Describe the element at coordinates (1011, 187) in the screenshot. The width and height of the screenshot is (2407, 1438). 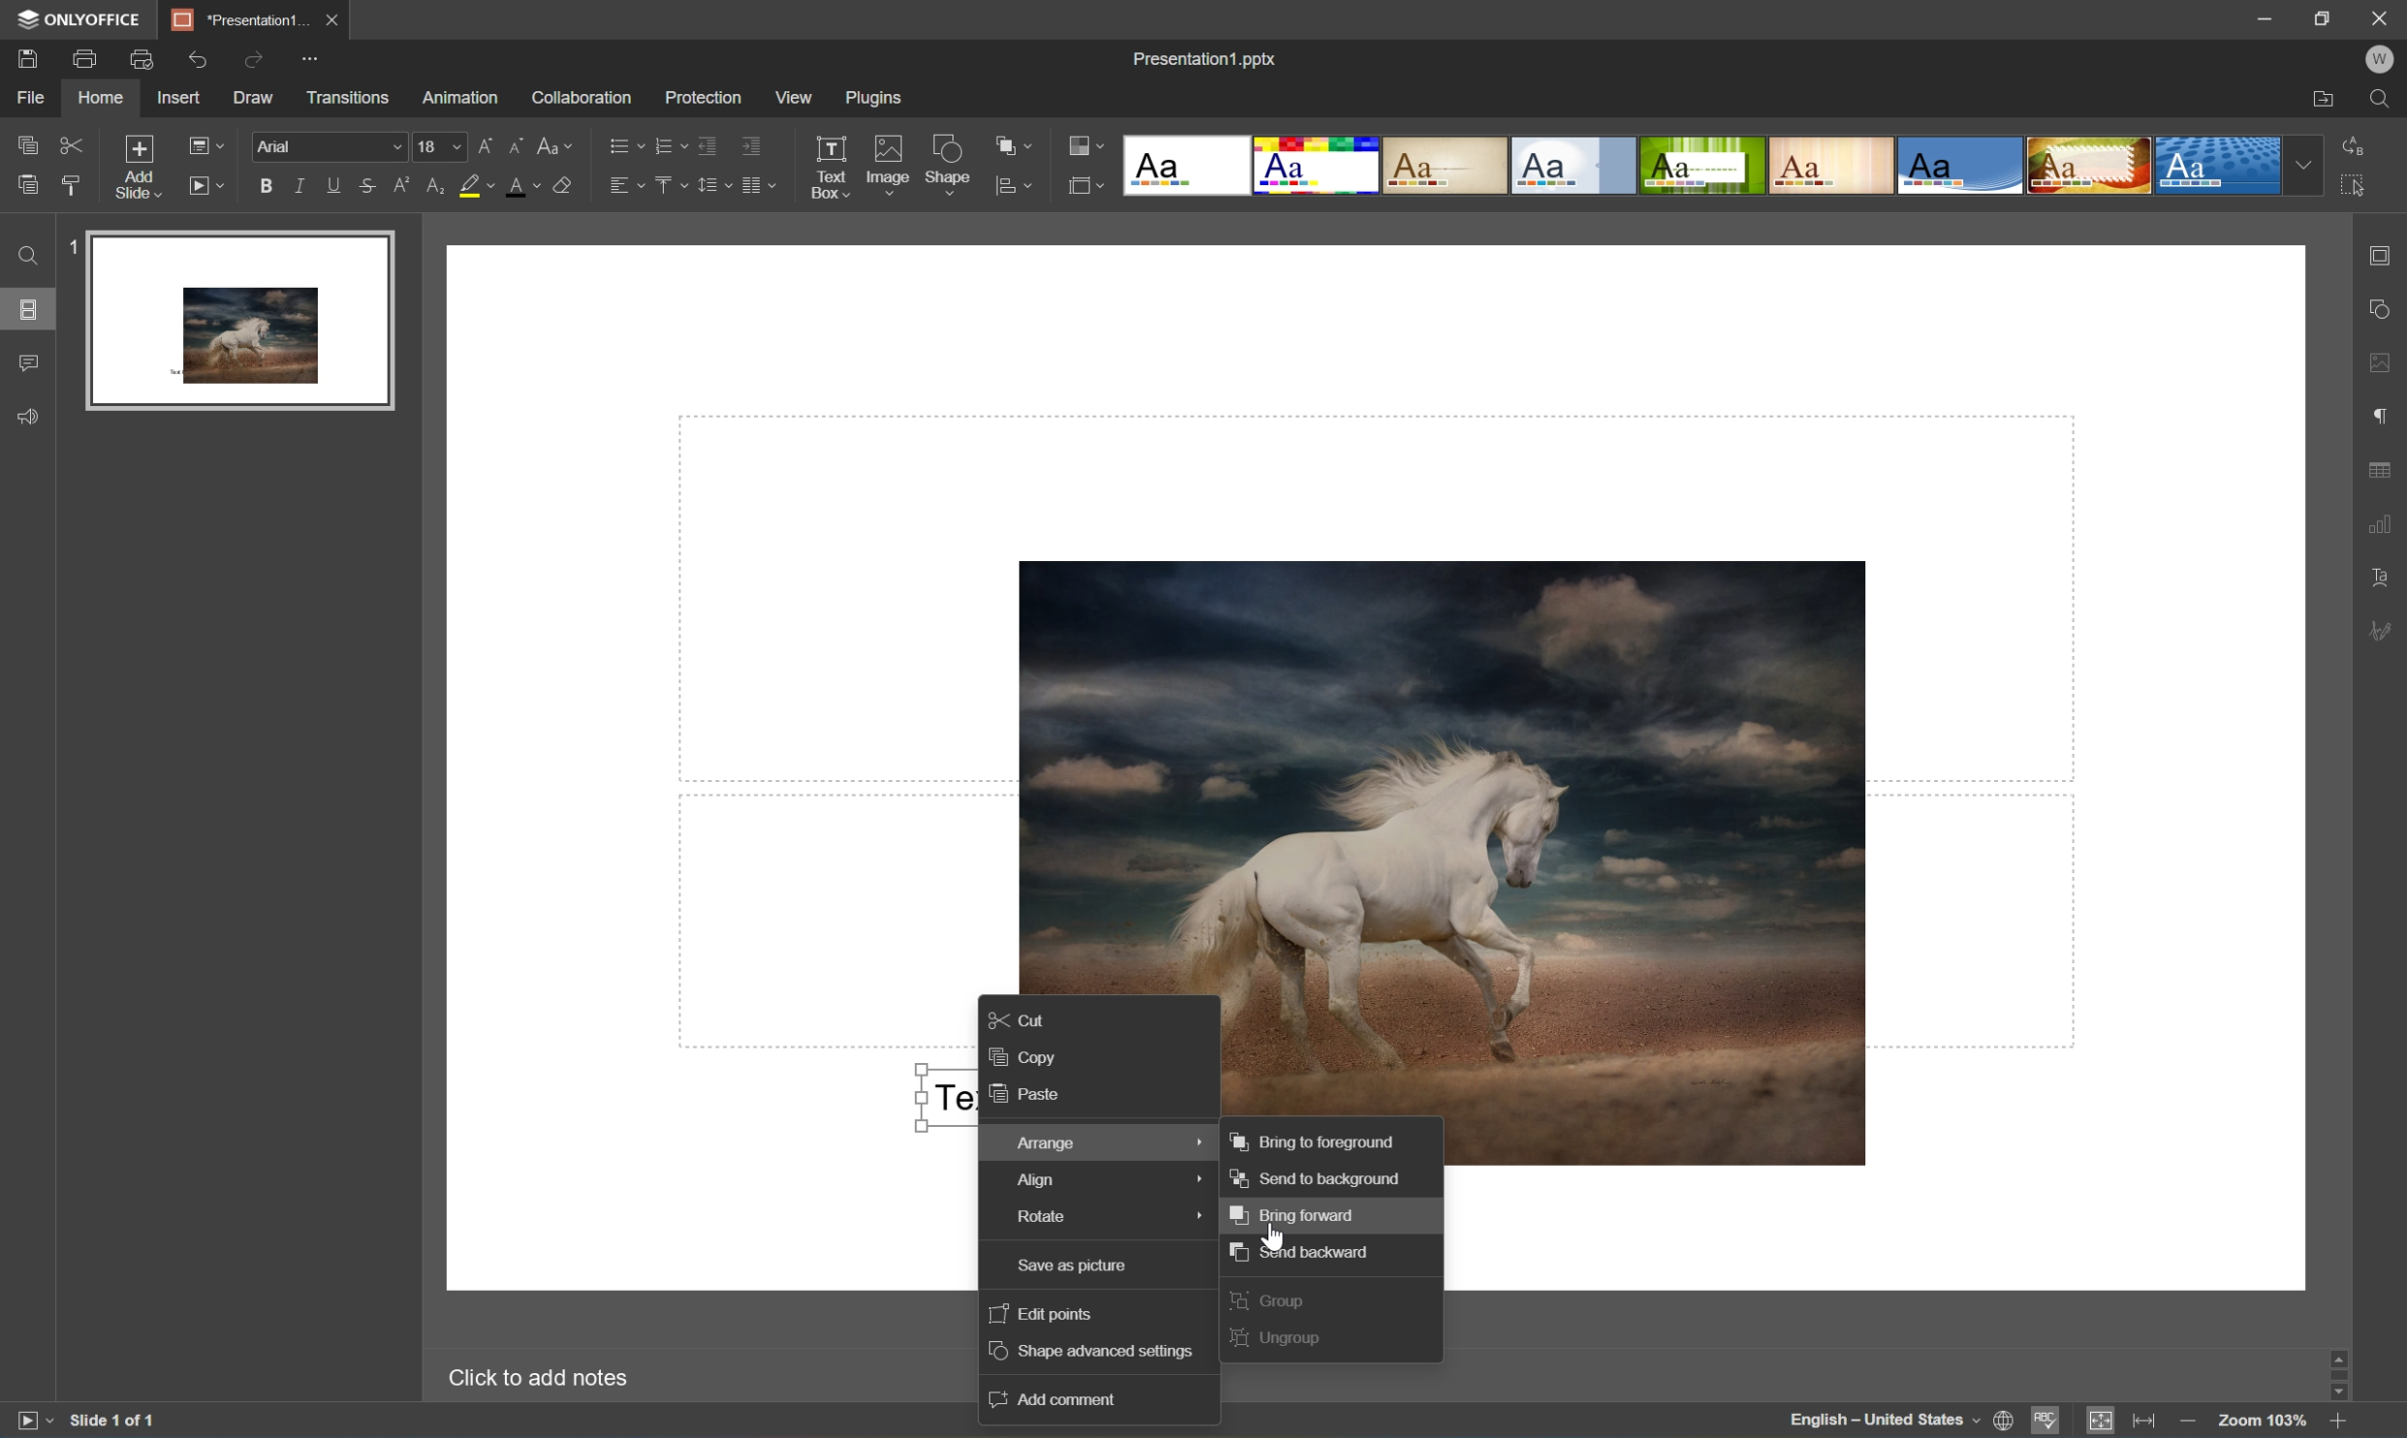
I see `Align shapes` at that location.